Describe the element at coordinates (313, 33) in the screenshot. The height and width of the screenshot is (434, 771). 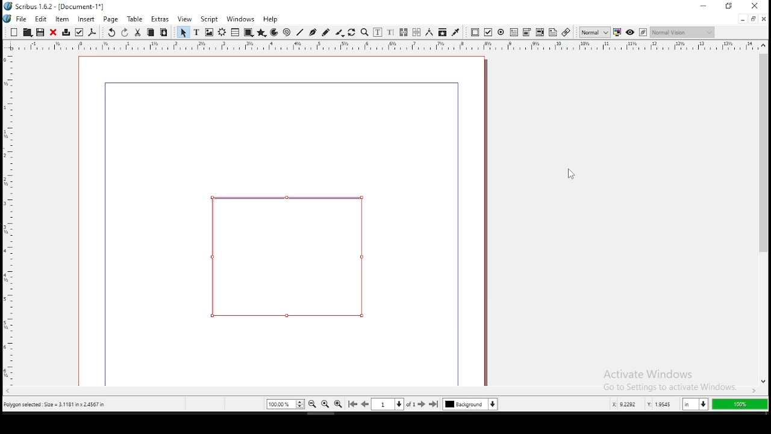
I see `bezier curve` at that location.